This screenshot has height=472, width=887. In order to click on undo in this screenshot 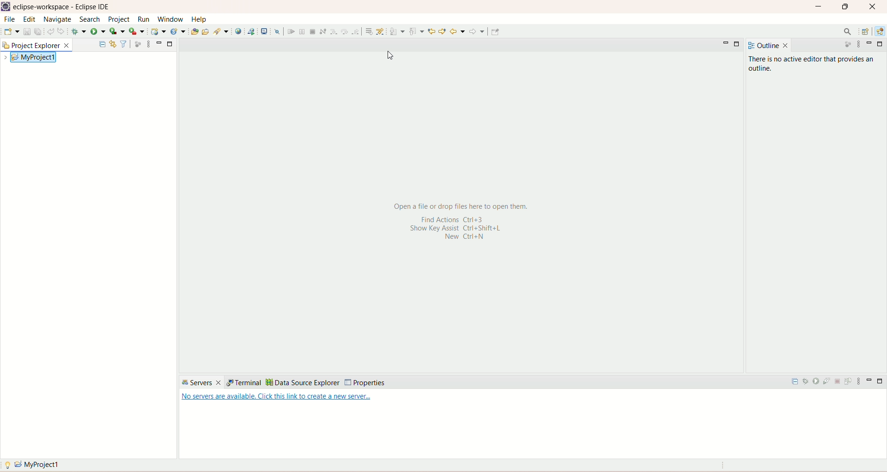, I will do `click(50, 30)`.